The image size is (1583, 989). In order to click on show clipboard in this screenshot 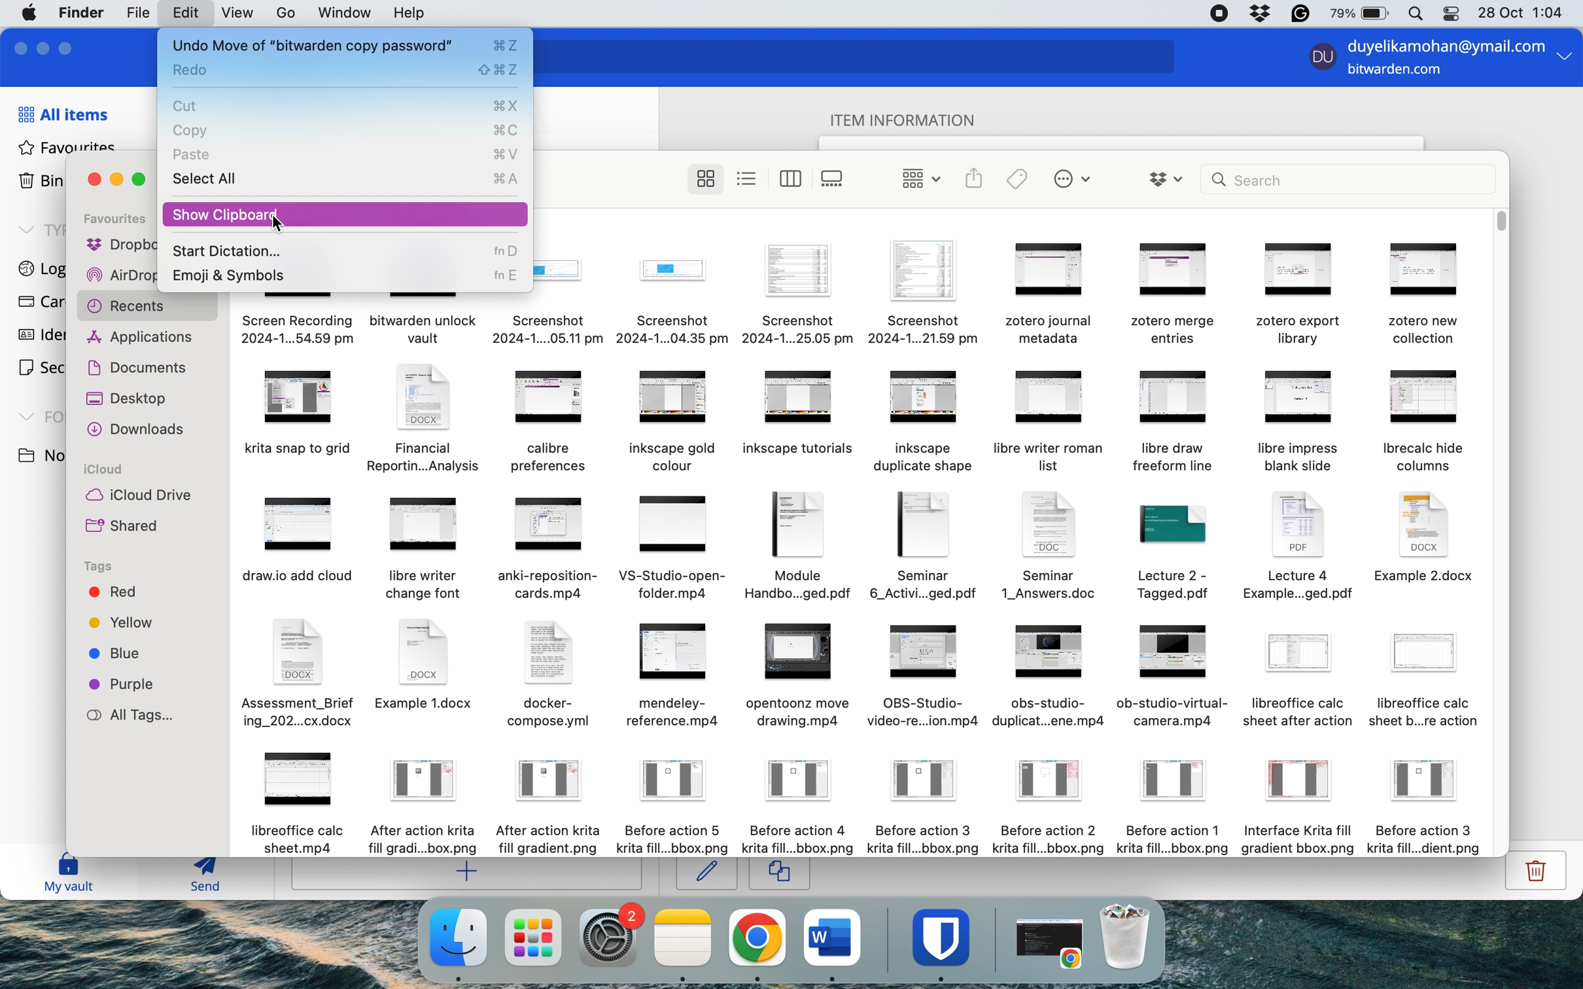, I will do `click(225, 211)`.